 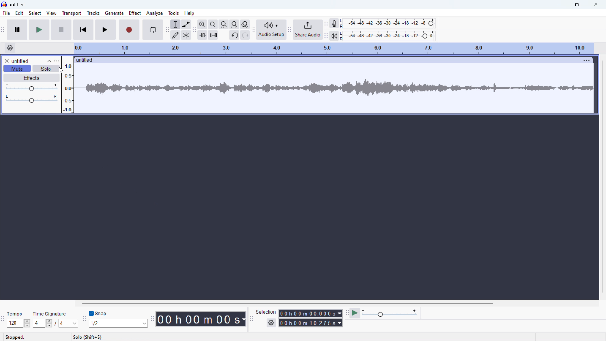 What do you see at coordinates (213, 24) in the screenshot?
I see `zoom out` at bounding box center [213, 24].